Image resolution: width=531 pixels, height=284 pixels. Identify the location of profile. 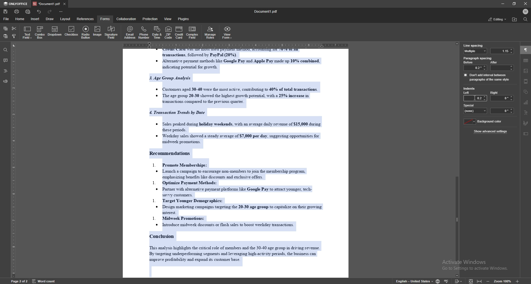
(525, 11).